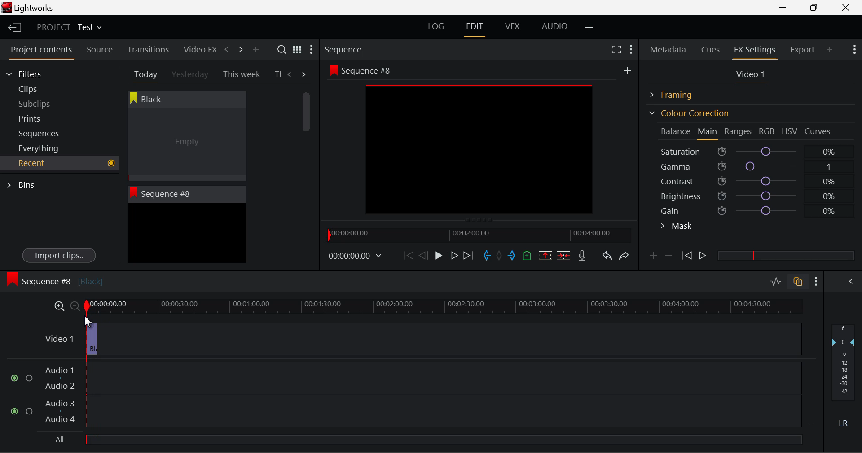 This screenshot has height=453, width=862. I want to click on VFX Layout, so click(514, 27).